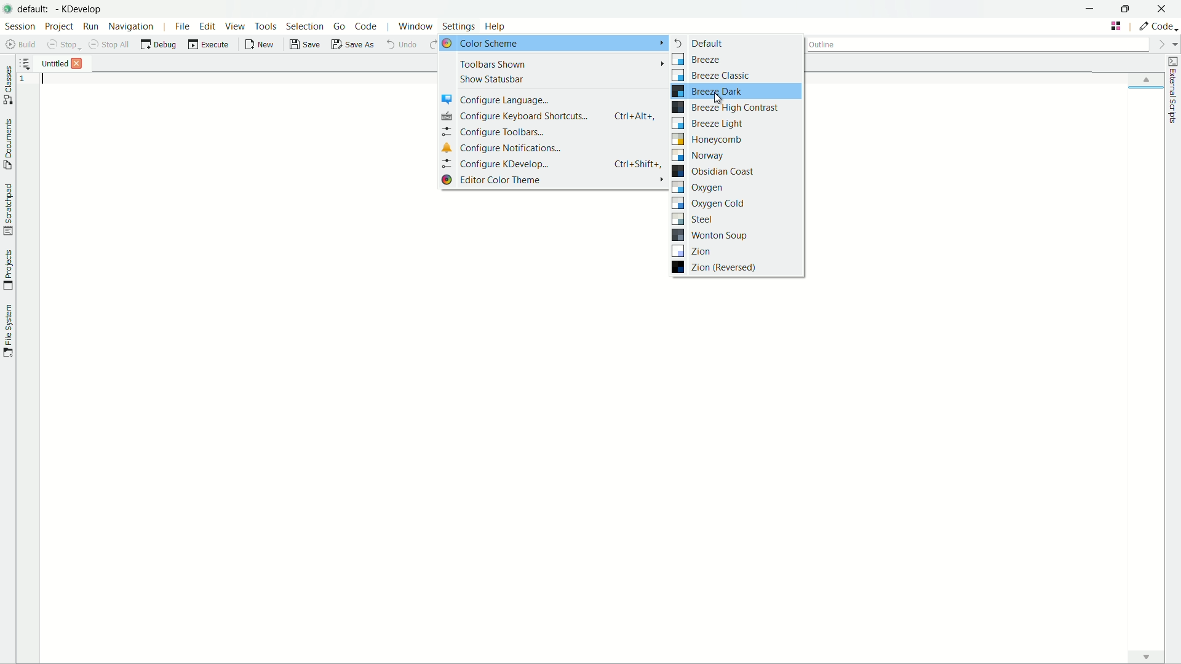 The image size is (1181, 664). I want to click on steel, so click(695, 219).